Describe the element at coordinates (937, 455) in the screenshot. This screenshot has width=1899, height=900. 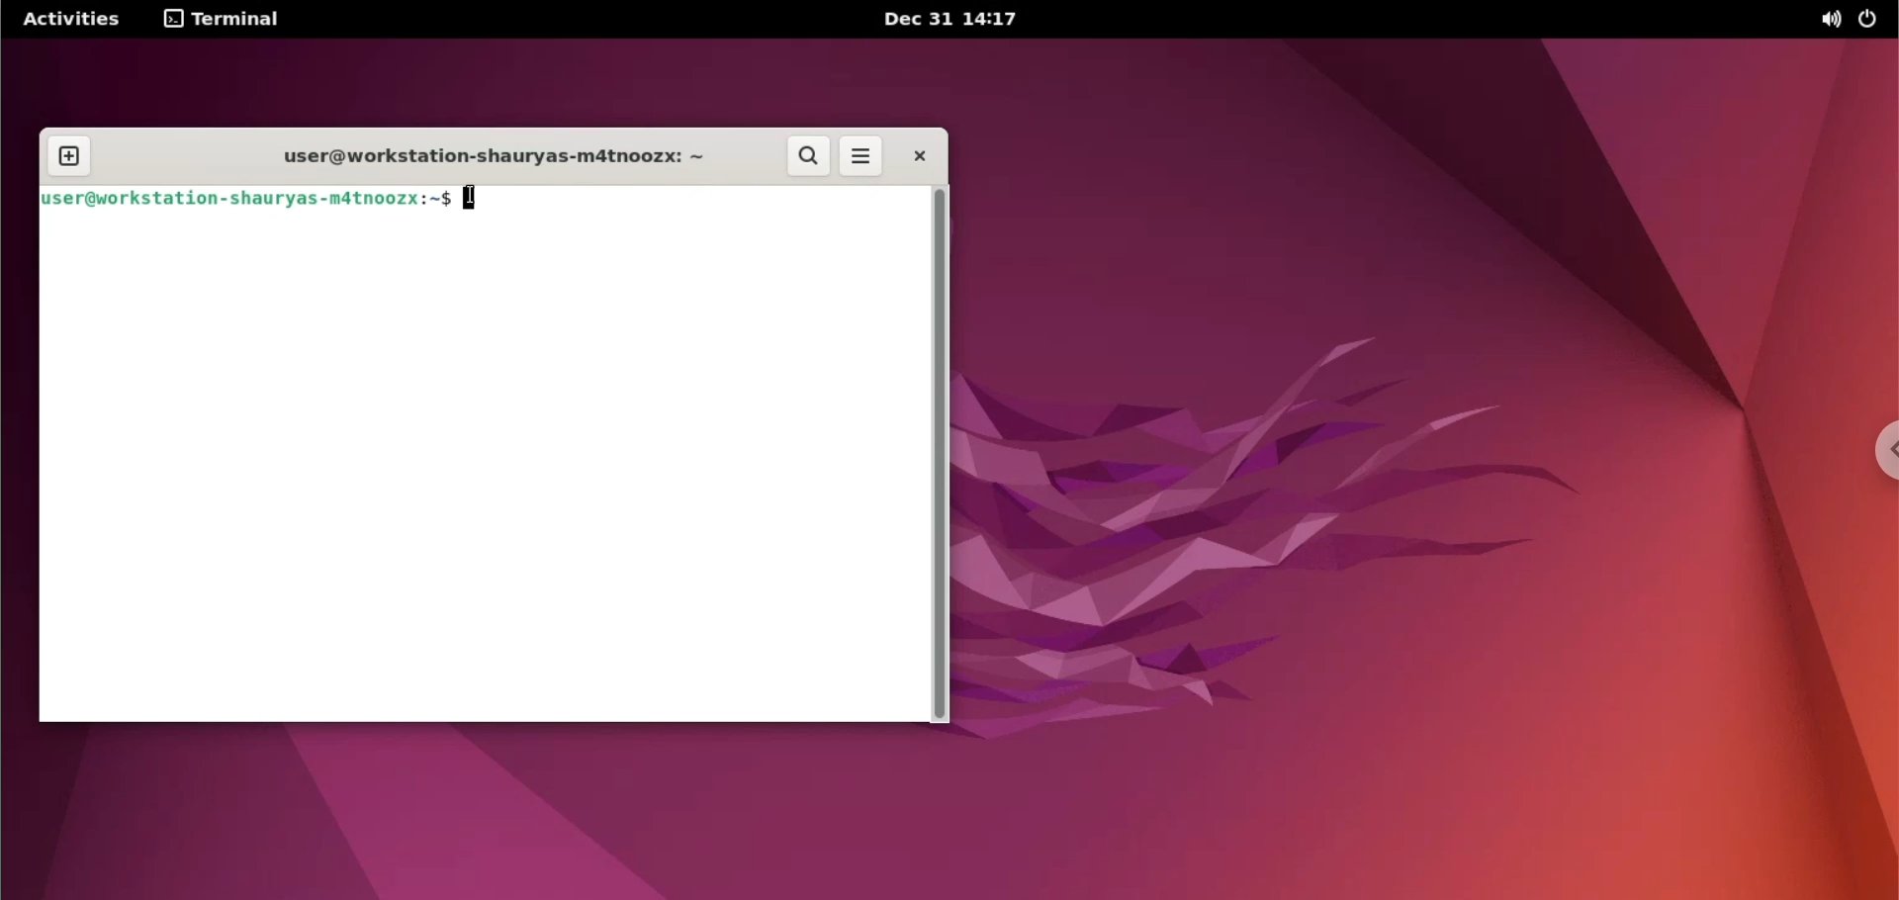
I see `scrollbar` at that location.